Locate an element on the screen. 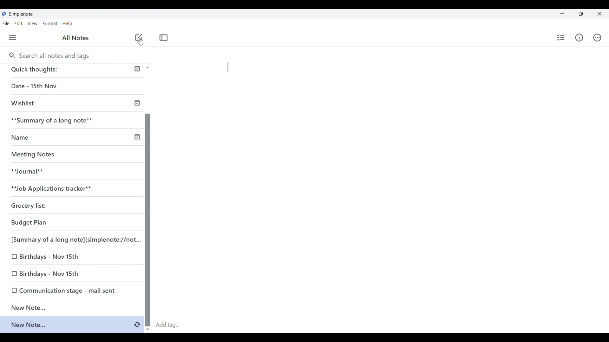  Actions is located at coordinates (597, 37).